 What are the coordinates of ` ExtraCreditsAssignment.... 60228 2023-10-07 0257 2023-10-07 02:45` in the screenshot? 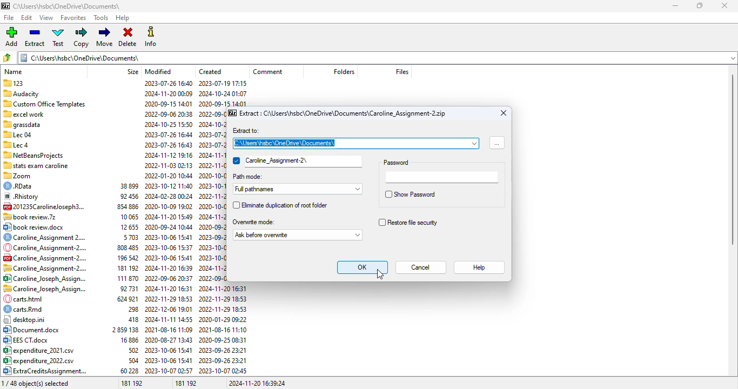 It's located at (125, 371).